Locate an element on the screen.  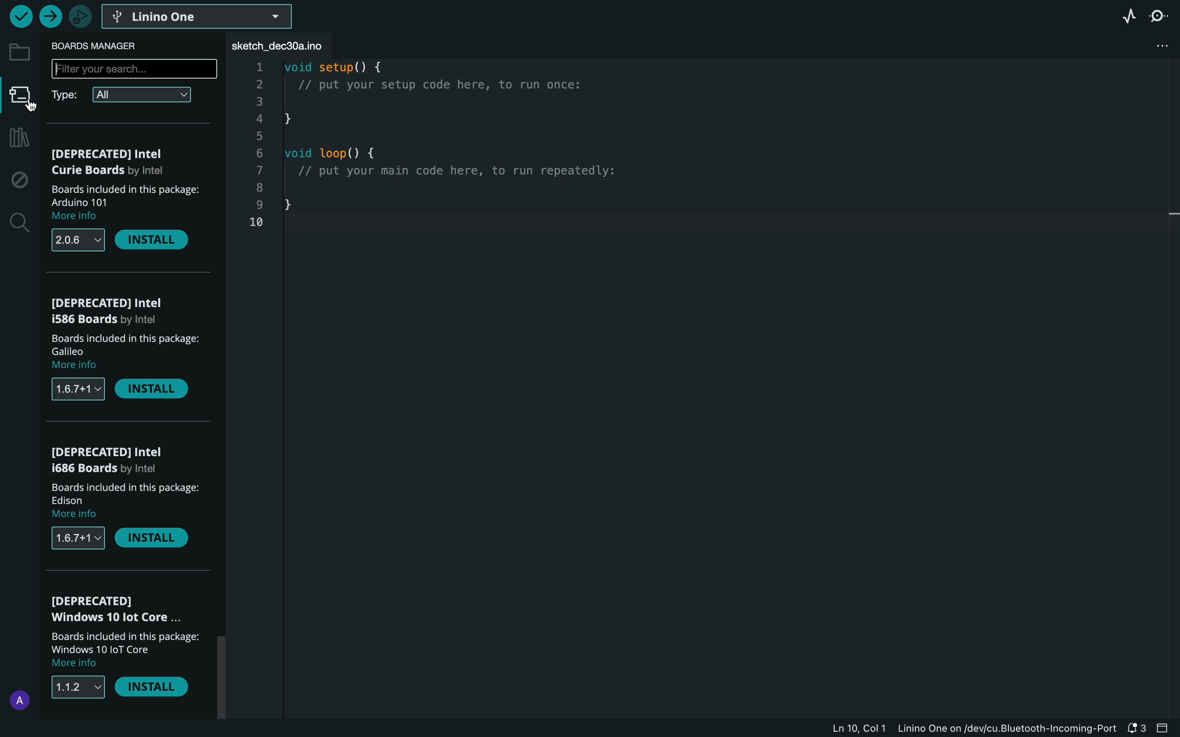
search is located at coordinates (19, 223).